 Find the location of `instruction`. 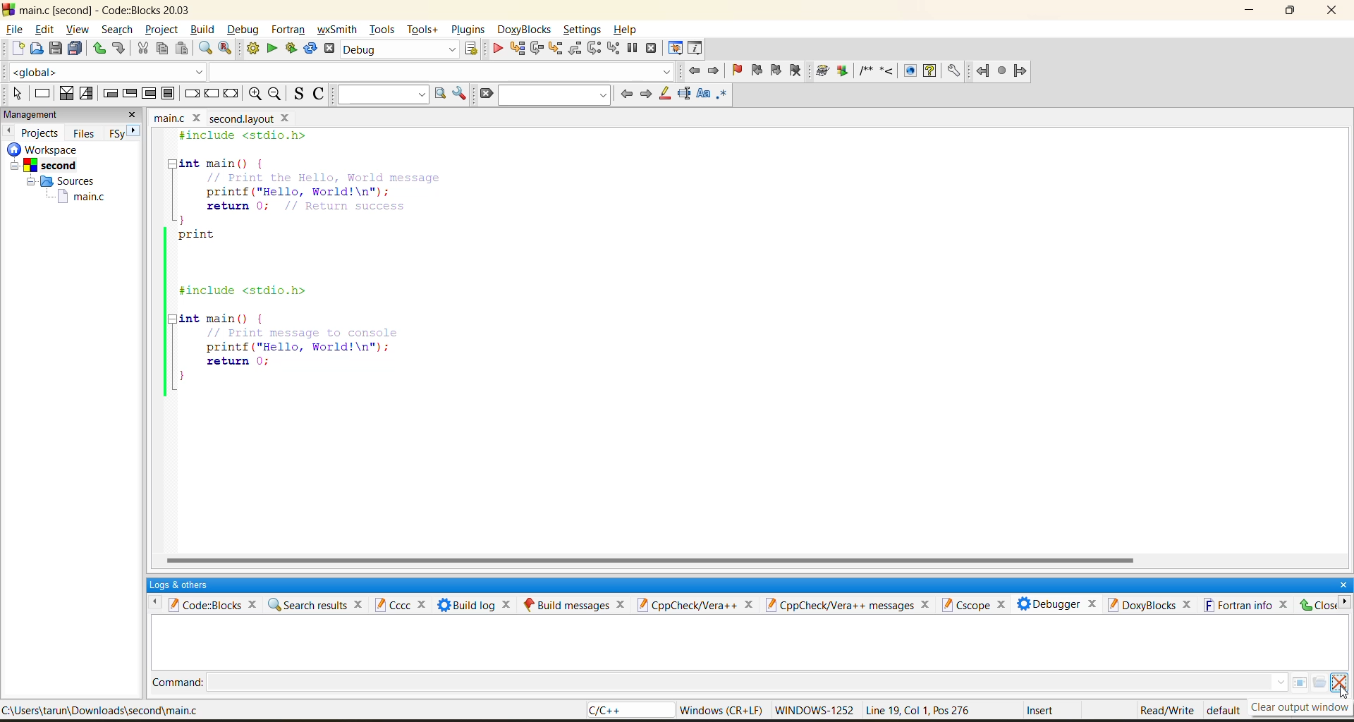

instruction is located at coordinates (42, 94).